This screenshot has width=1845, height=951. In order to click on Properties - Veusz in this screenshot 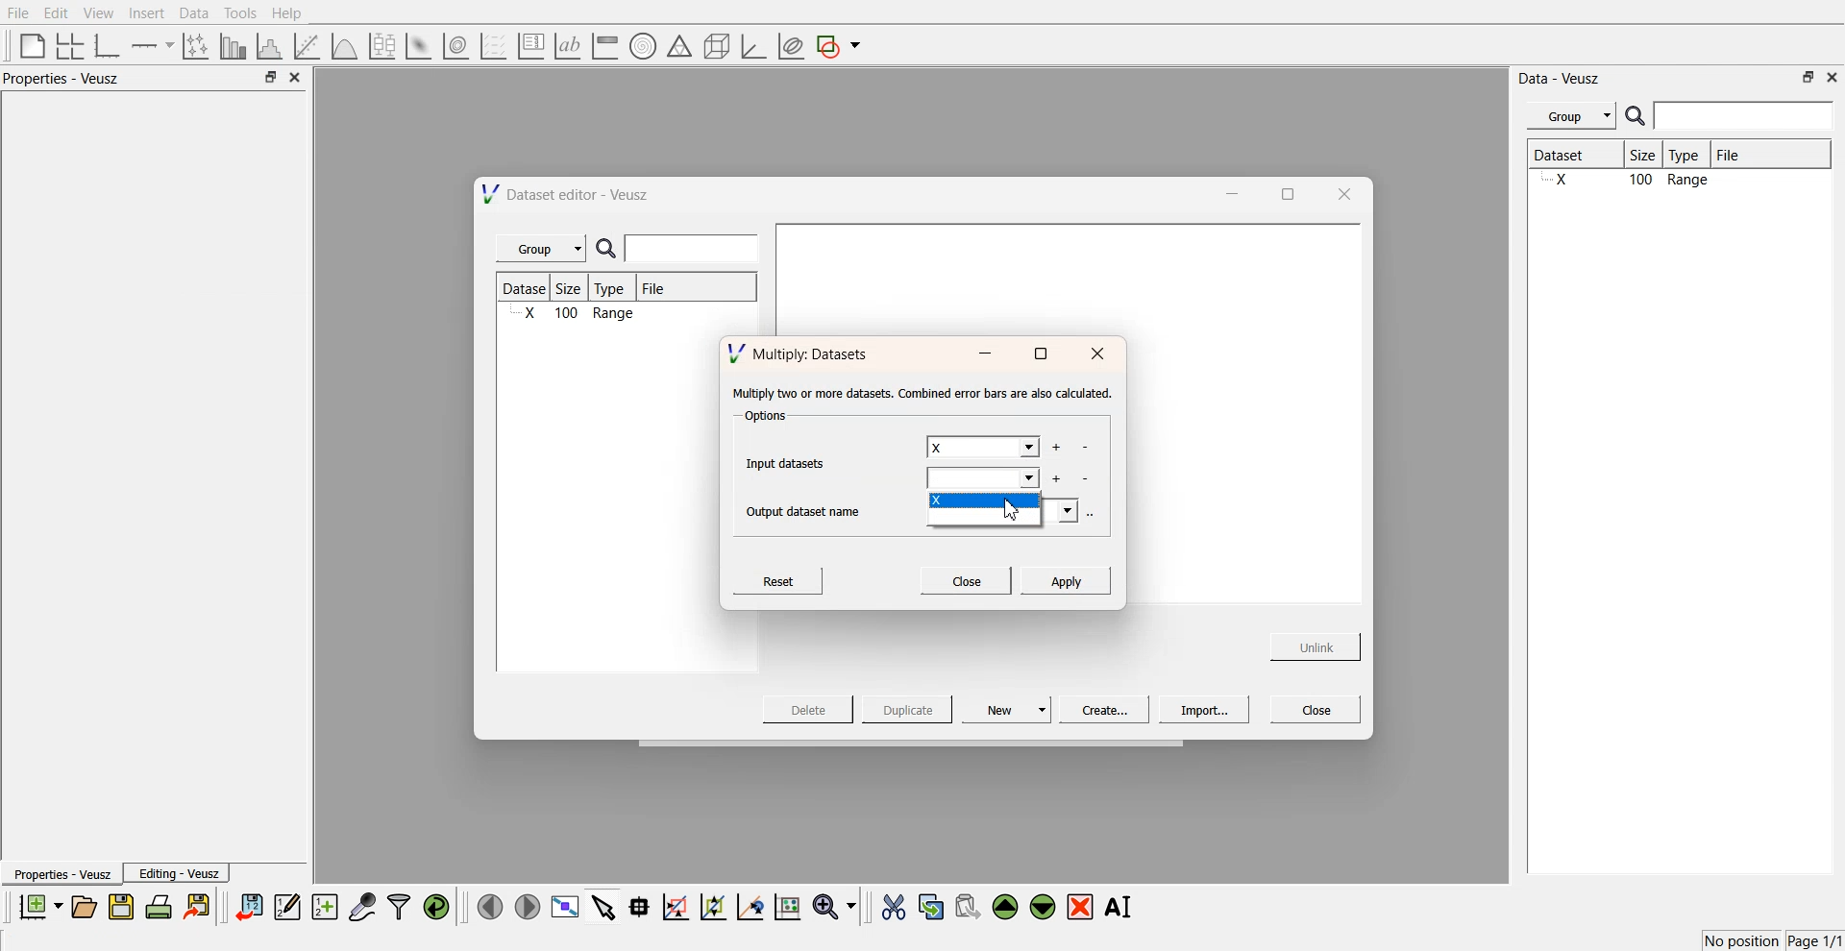, I will do `click(61, 875)`.